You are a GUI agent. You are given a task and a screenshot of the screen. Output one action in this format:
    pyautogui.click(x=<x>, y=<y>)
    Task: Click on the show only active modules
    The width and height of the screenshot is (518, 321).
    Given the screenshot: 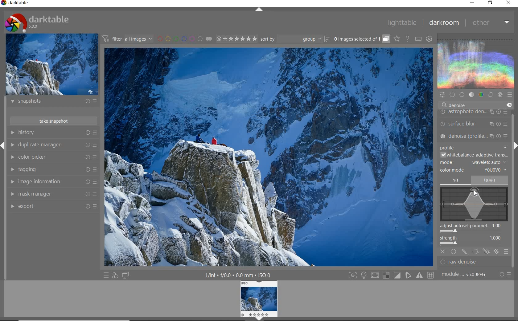 What is the action you would take?
    pyautogui.click(x=452, y=95)
    